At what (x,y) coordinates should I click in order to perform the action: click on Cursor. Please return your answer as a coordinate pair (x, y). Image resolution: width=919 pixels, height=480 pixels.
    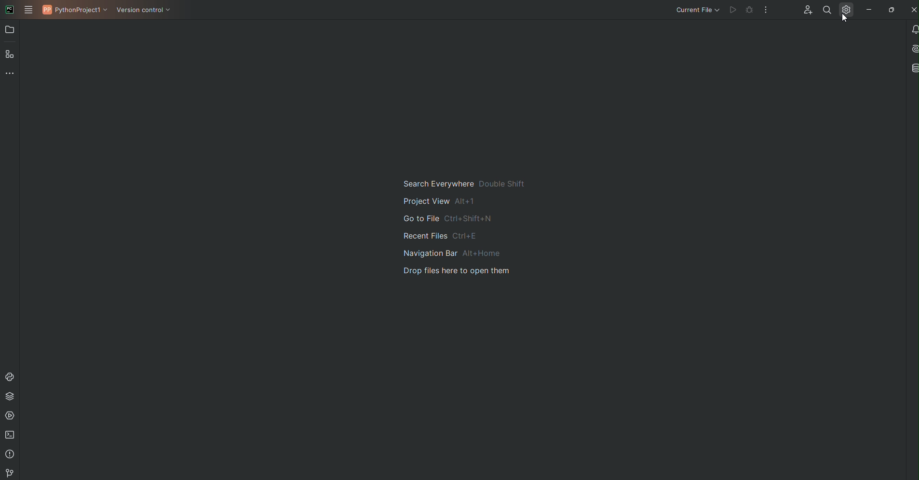
    Looking at the image, I should click on (846, 17).